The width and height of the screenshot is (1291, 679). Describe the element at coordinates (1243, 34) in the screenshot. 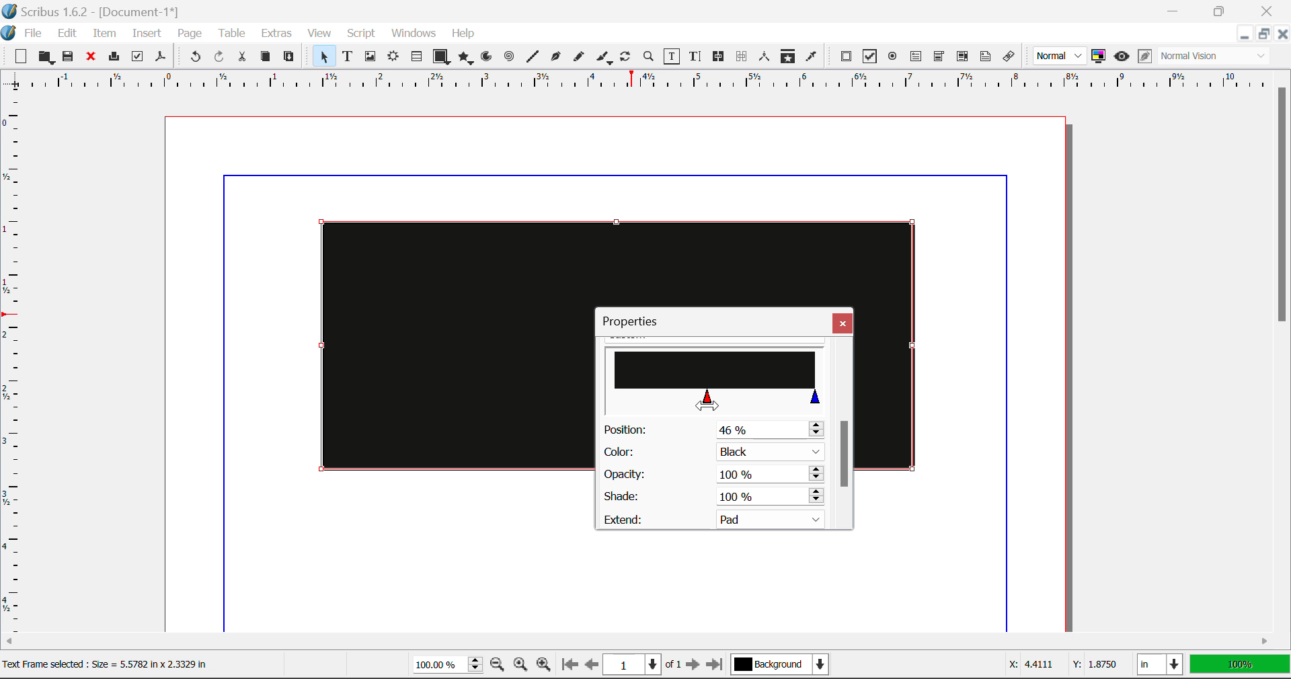

I see `Restore Down` at that location.